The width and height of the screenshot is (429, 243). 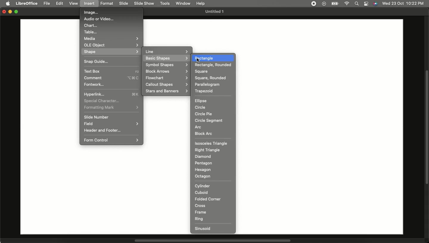 What do you see at coordinates (111, 124) in the screenshot?
I see `Field` at bounding box center [111, 124].